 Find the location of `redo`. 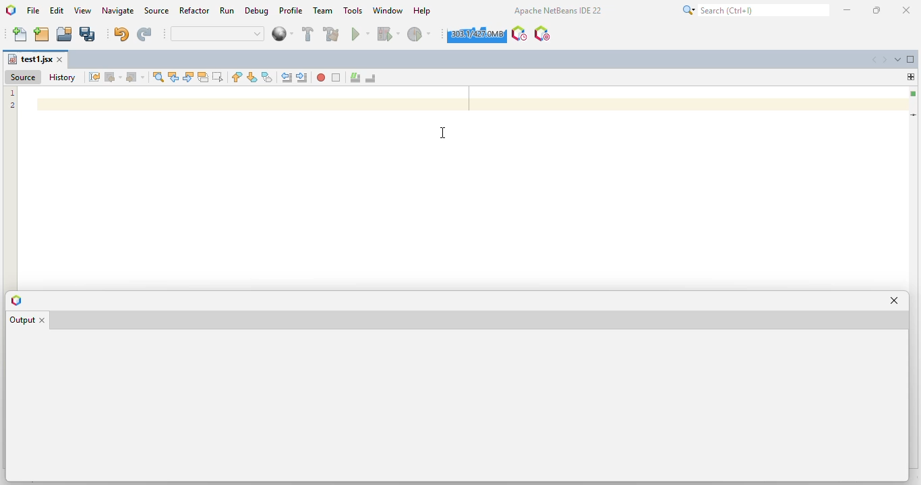

redo is located at coordinates (145, 34).